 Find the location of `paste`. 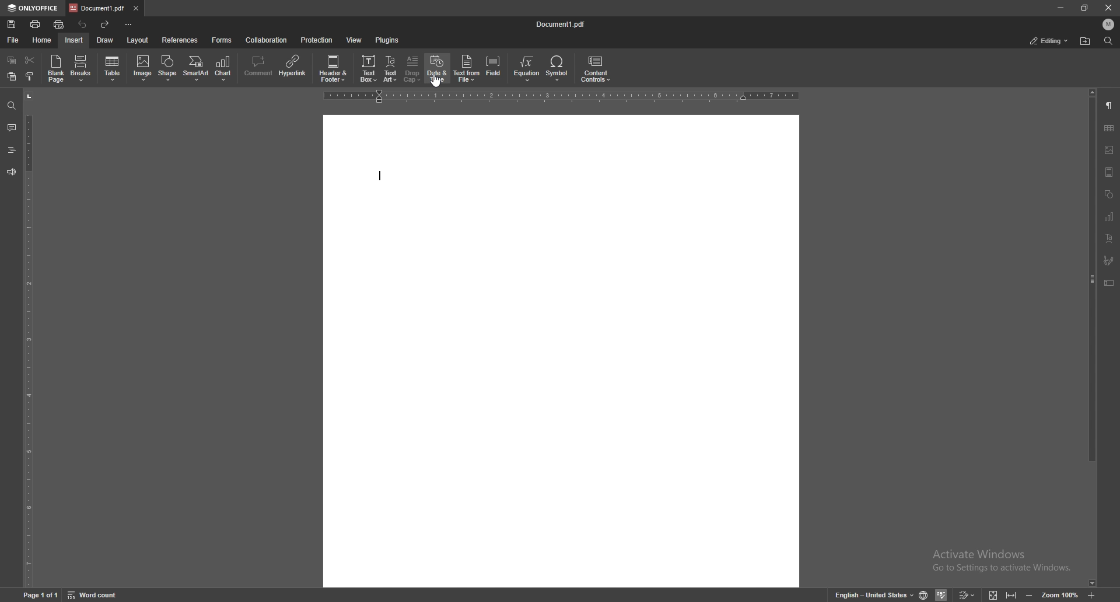

paste is located at coordinates (12, 75).